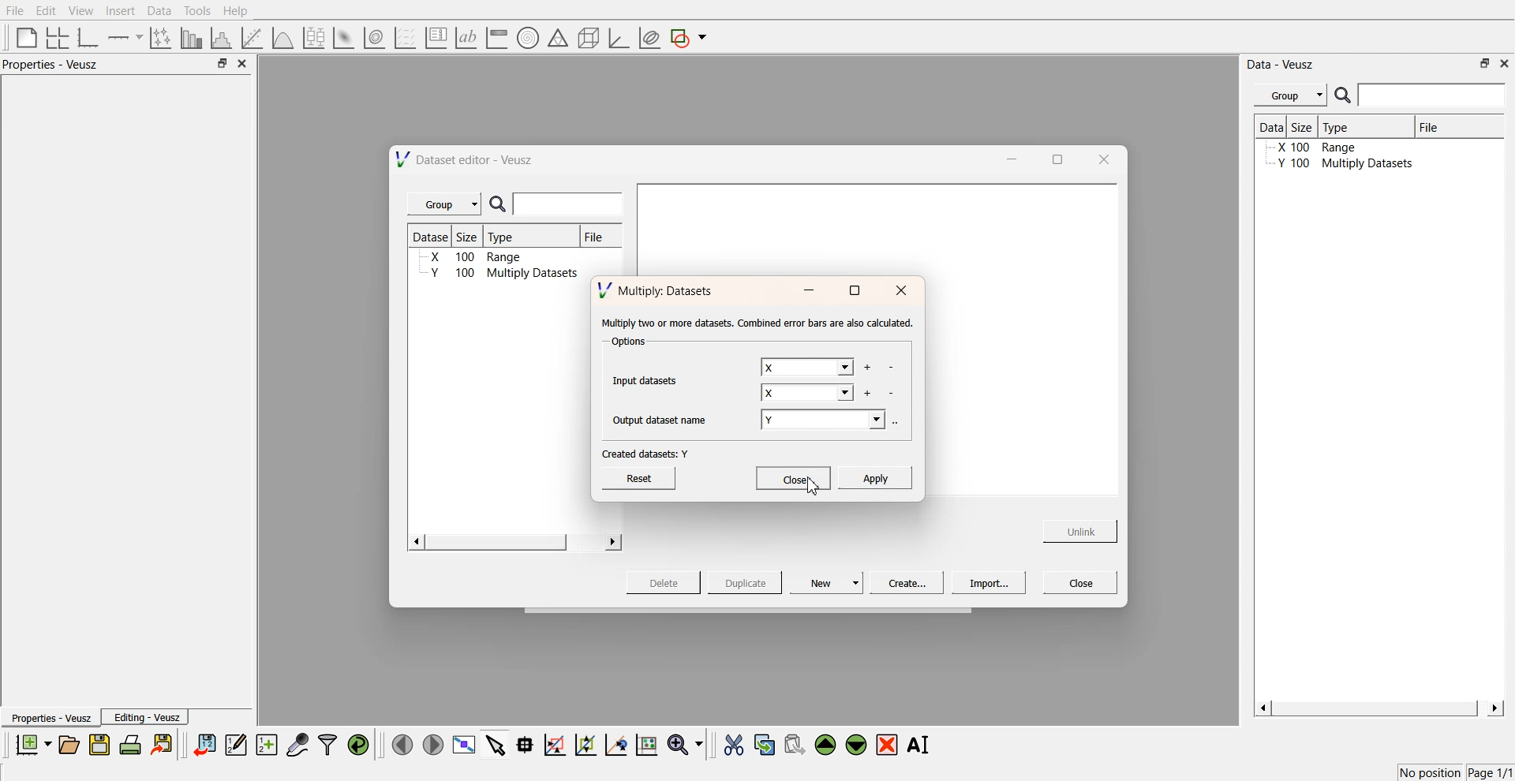 This screenshot has height=781, width=1515. What do you see at coordinates (891, 368) in the screenshot?
I see `delete datasets` at bounding box center [891, 368].